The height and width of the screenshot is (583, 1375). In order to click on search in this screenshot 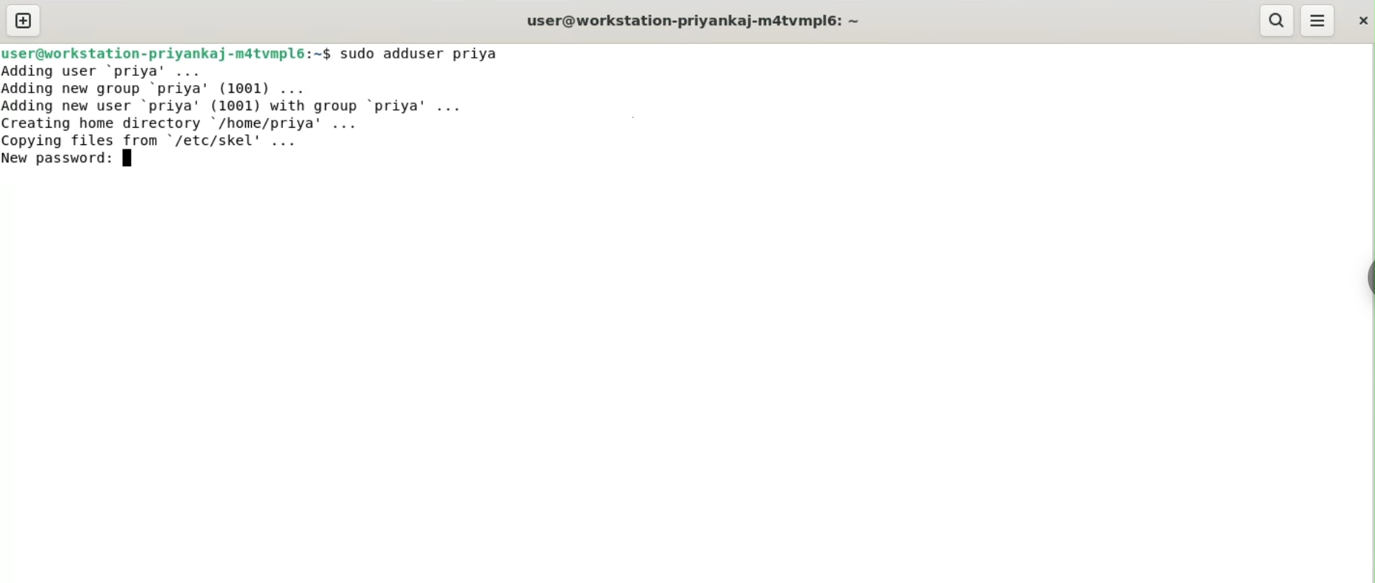, I will do `click(1275, 20)`.